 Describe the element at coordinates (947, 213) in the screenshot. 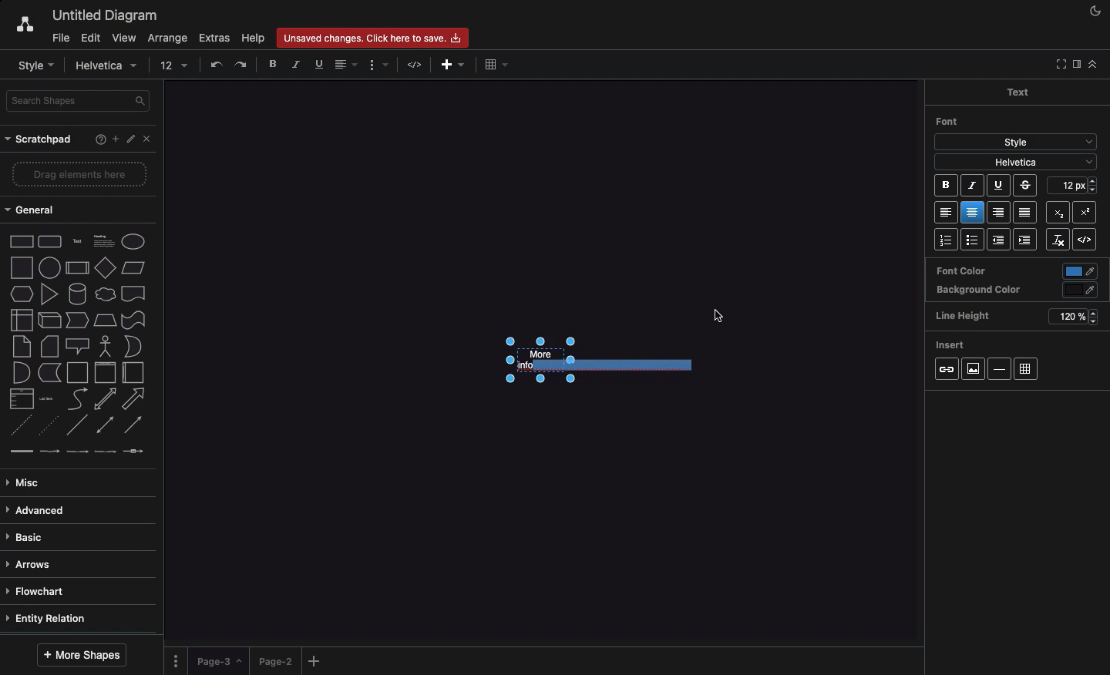

I see `Left aligned` at that location.